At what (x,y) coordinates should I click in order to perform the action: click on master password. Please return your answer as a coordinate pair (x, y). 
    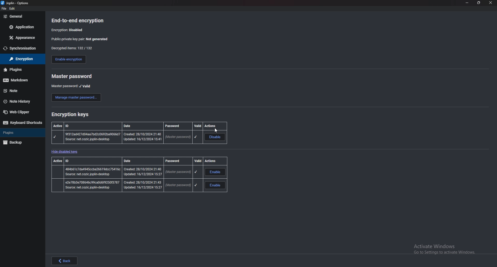
    Looking at the image, I should click on (71, 87).